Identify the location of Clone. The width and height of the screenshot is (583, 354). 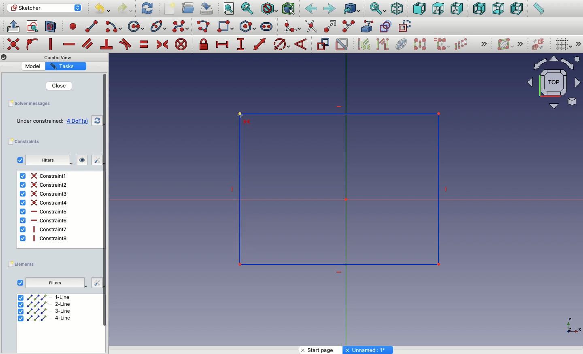
(441, 45).